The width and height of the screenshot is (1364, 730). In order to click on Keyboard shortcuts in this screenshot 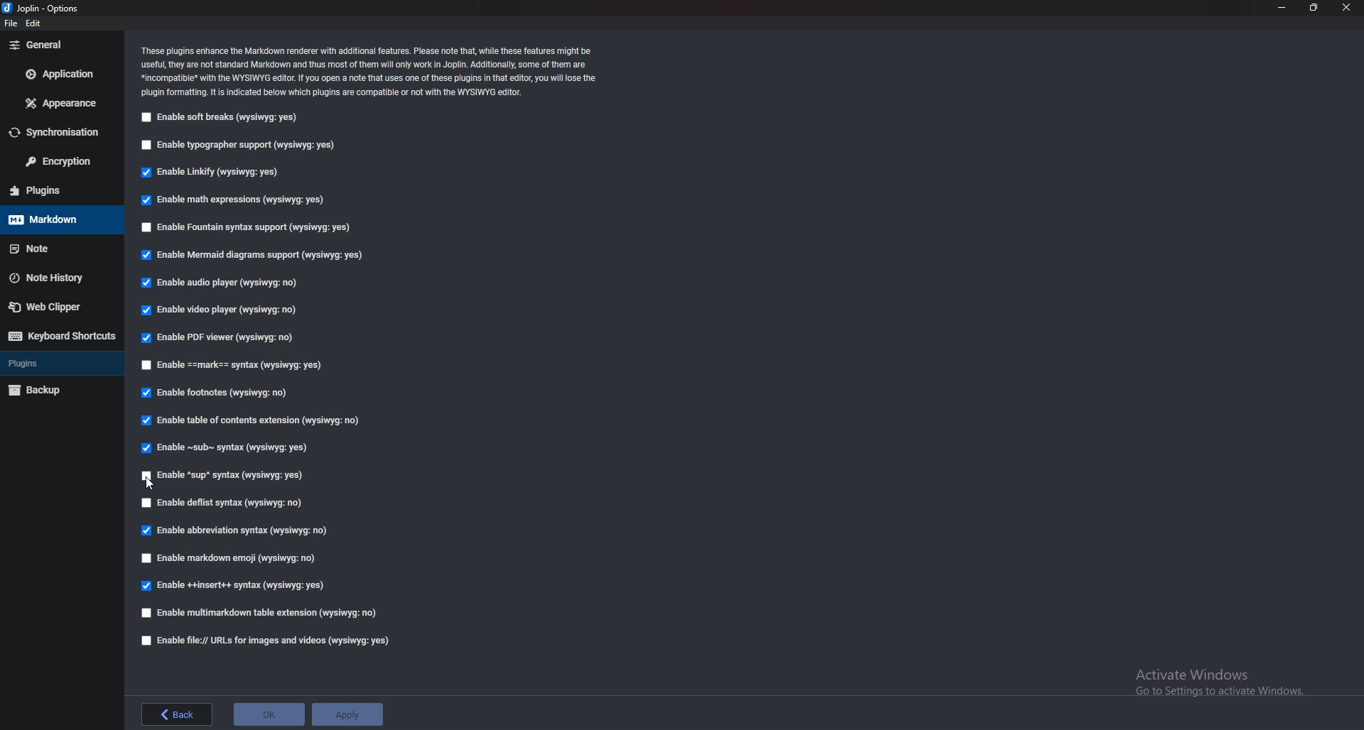, I will do `click(63, 337)`.